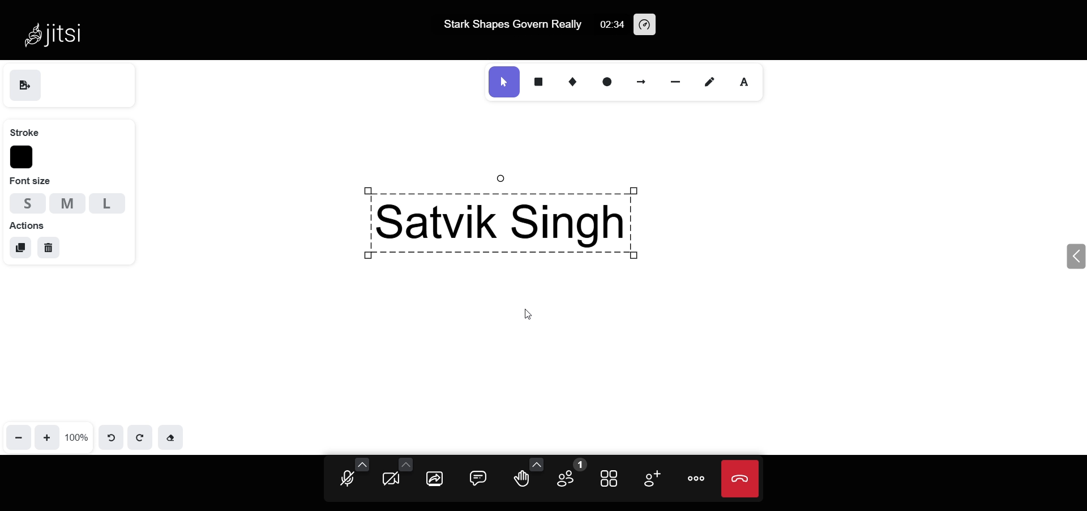 The image size is (1087, 511). I want to click on zoom in, so click(49, 436).